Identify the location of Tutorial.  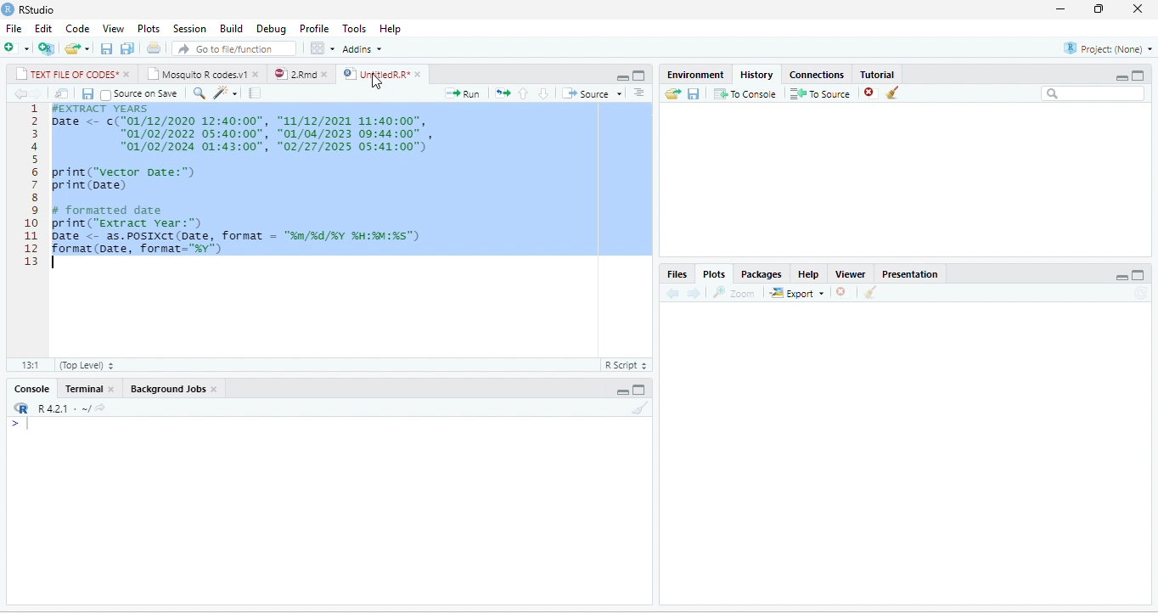
(878, 75).